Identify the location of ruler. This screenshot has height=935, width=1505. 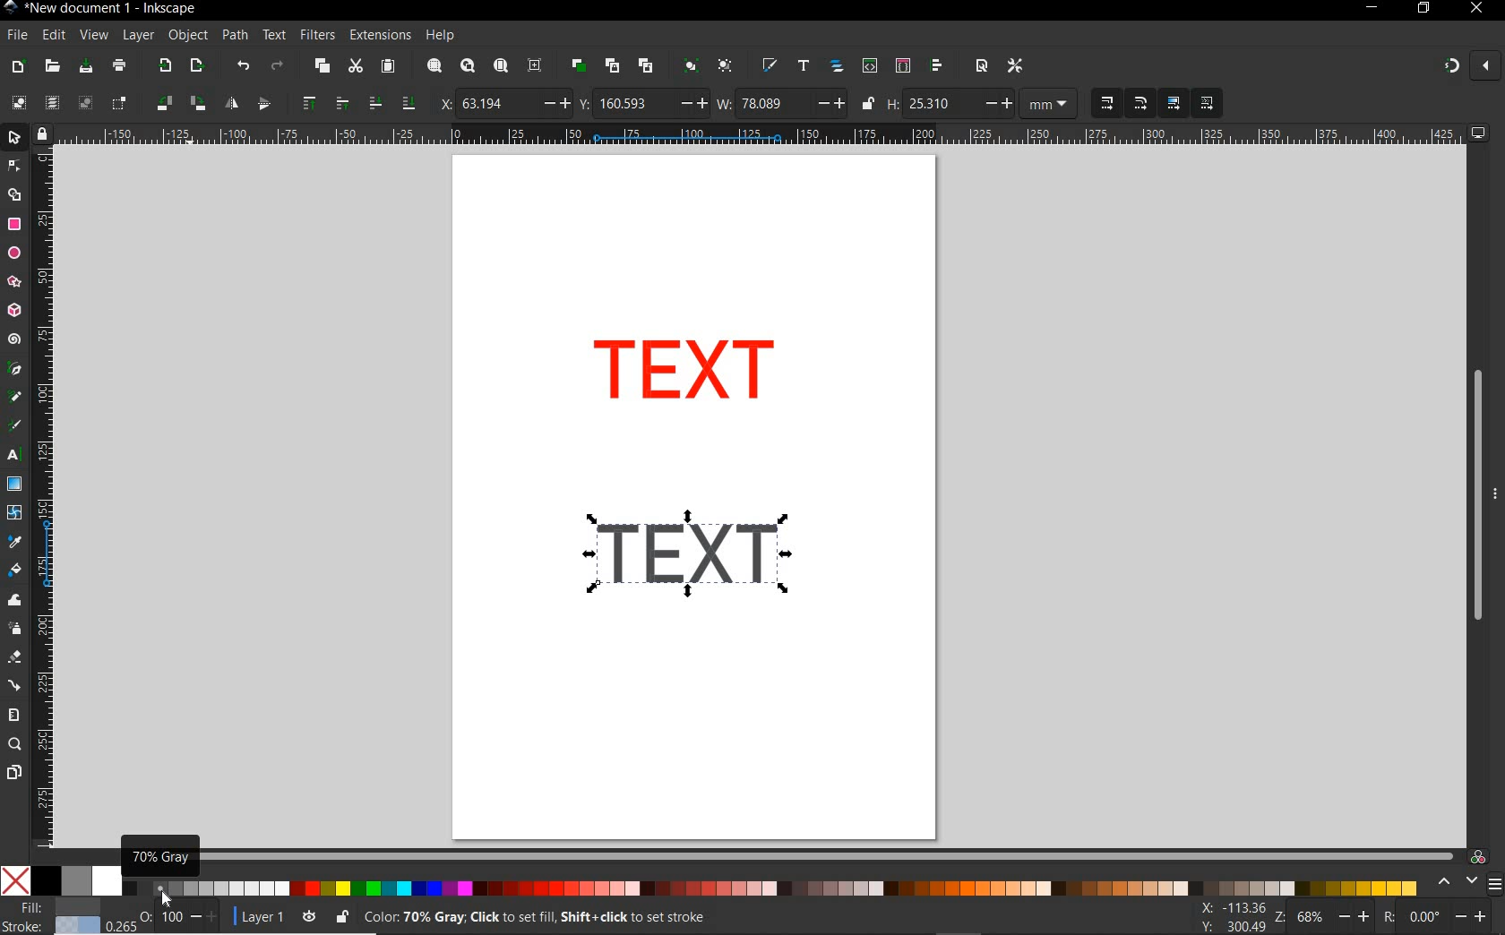
(46, 502).